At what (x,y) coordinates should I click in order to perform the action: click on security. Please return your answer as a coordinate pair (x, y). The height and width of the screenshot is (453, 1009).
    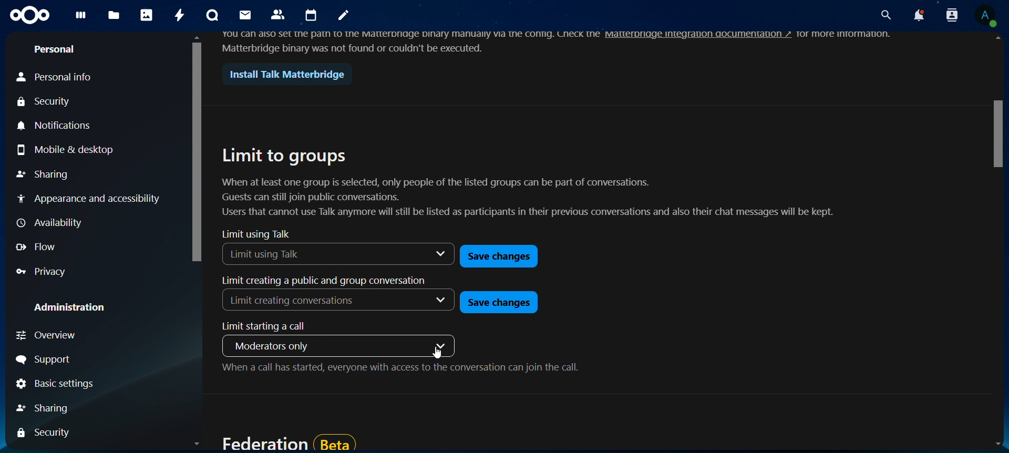
    Looking at the image, I should click on (46, 102).